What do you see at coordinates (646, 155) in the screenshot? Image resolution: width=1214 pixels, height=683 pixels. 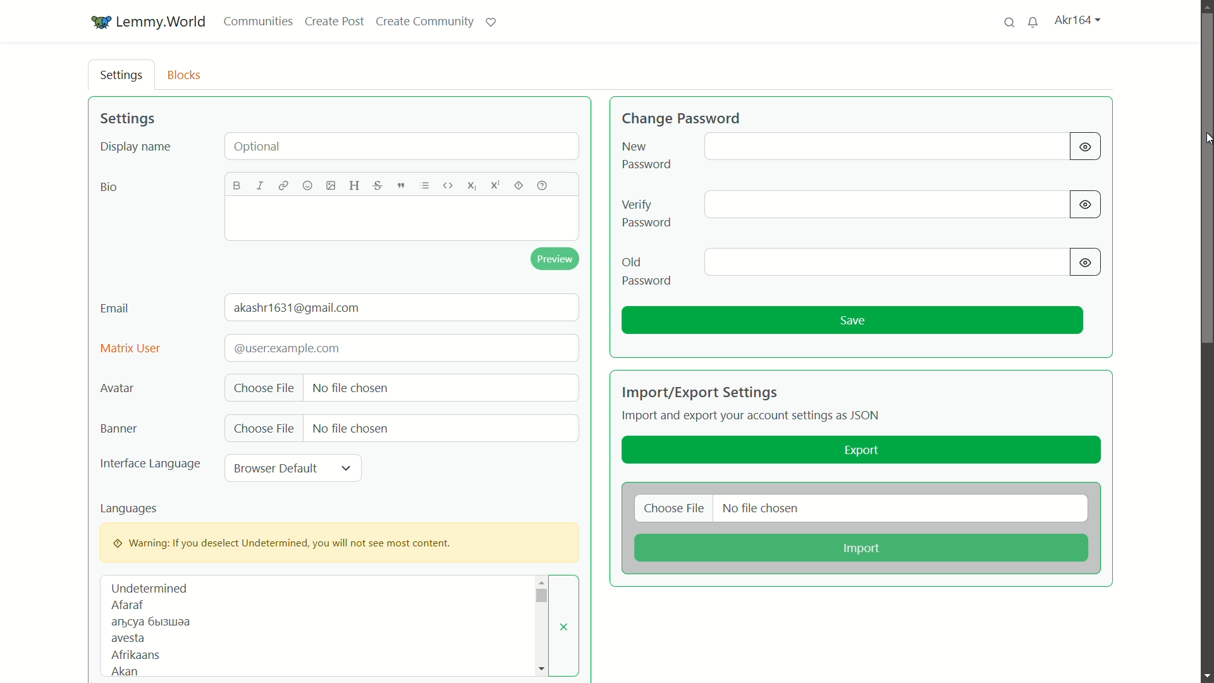 I see `new password` at bounding box center [646, 155].